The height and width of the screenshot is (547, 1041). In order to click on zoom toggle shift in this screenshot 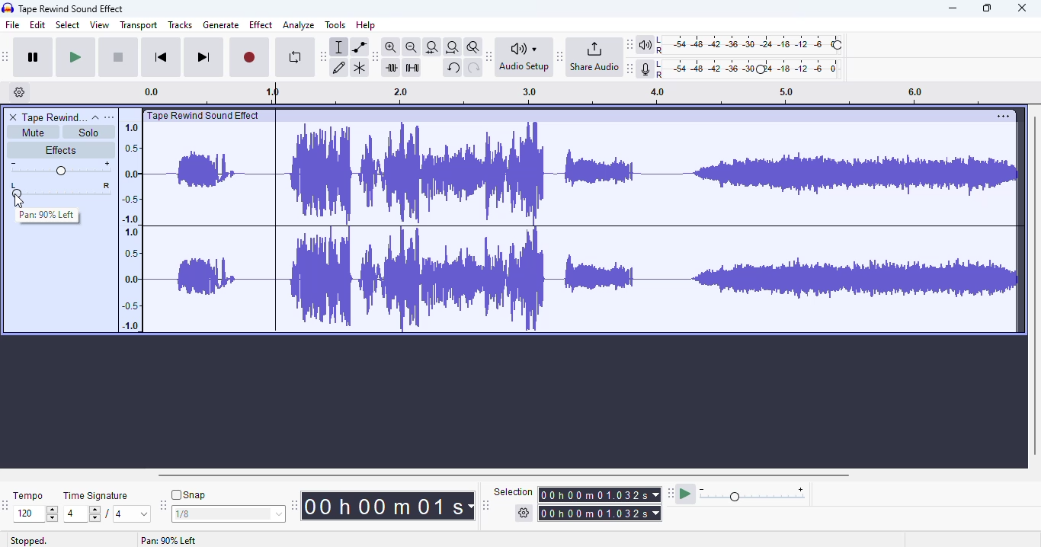, I will do `click(474, 47)`.